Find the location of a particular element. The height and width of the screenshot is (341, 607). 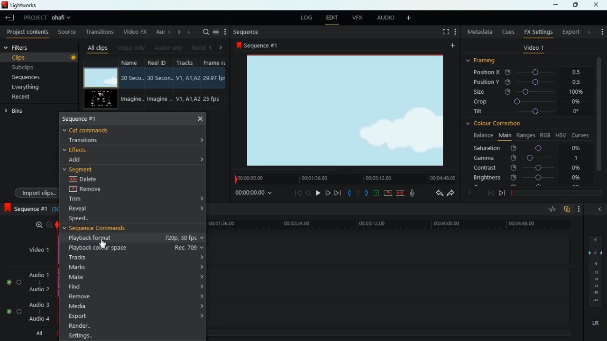

timeline is located at coordinates (395, 334).